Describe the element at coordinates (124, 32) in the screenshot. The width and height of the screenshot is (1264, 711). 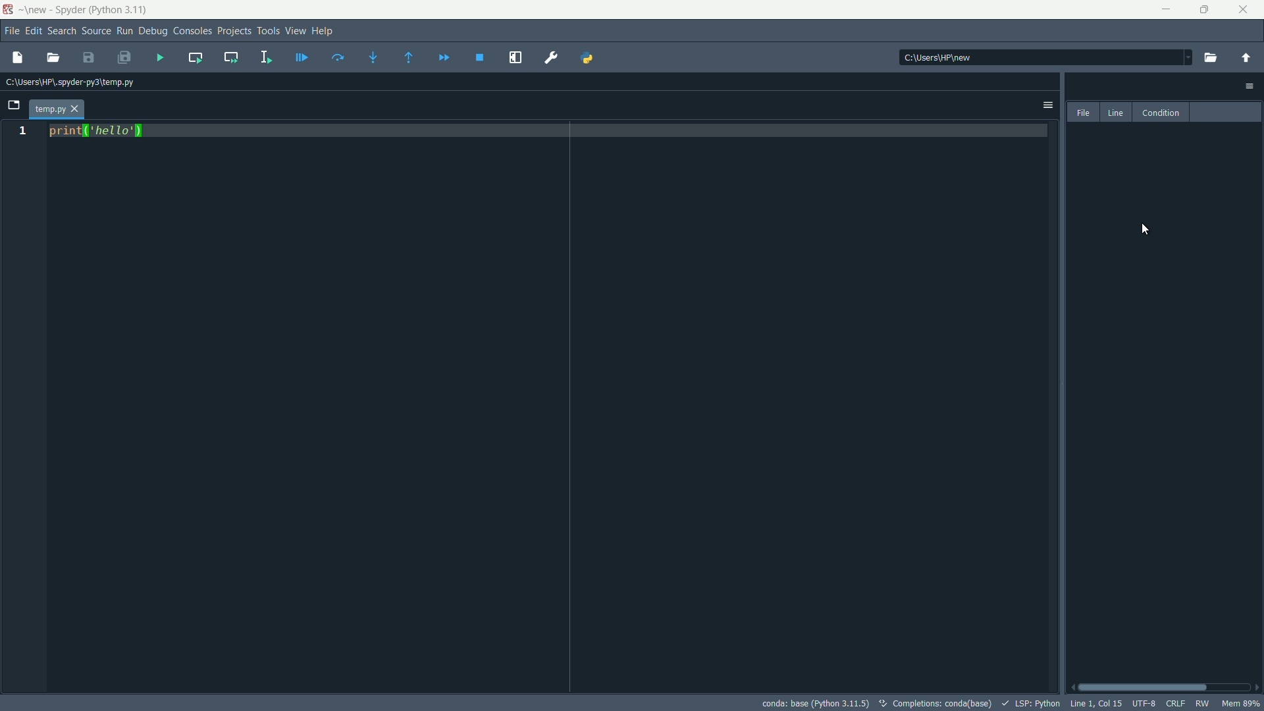
I see `run menu` at that location.